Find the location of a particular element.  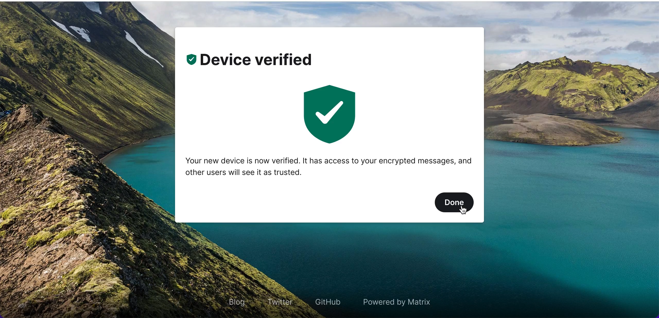

powered by matrix is located at coordinates (395, 301).